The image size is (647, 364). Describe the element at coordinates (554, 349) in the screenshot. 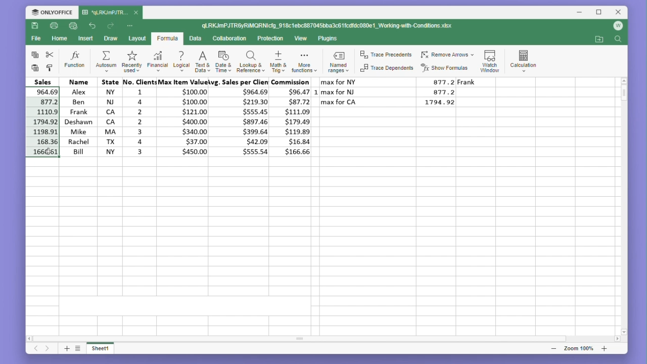

I see `zoom out` at that location.